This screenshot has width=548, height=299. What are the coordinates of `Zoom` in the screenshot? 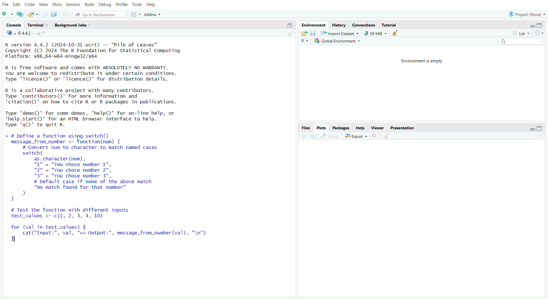 It's located at (331, 136).